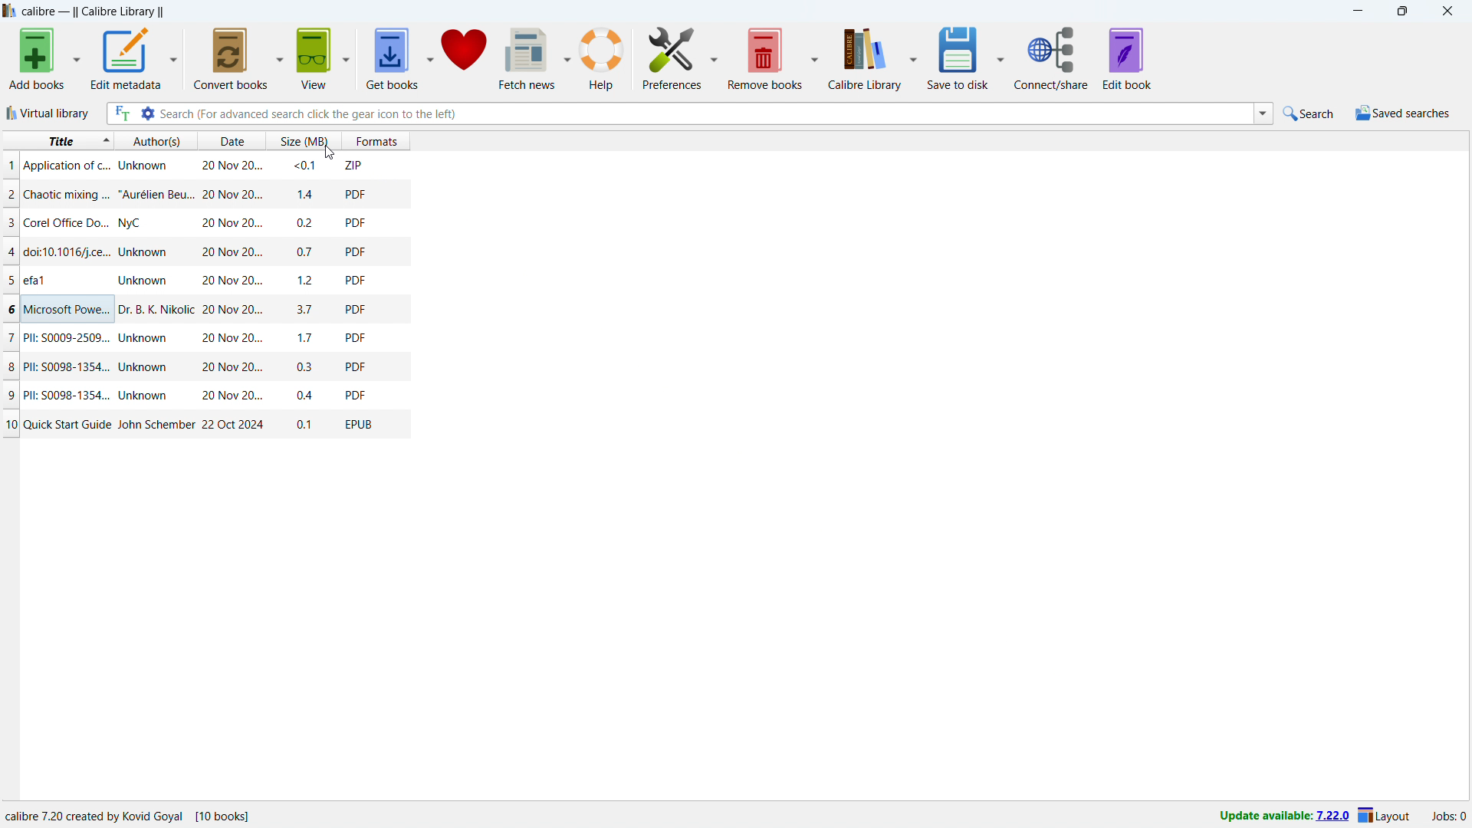 The height and width of the screenshot is (828, 1472). What do you see at coordinates (864, 58) in the screenshot?
I see `calibre library` at bounding box center [864, 58].